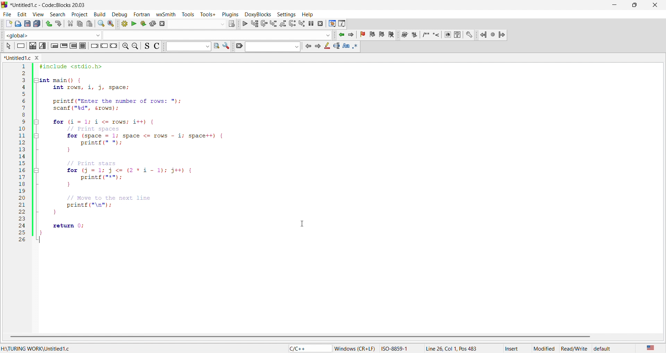  Describe the element at coordinates (79, 13) in the screenshot. I see `project` at that location.